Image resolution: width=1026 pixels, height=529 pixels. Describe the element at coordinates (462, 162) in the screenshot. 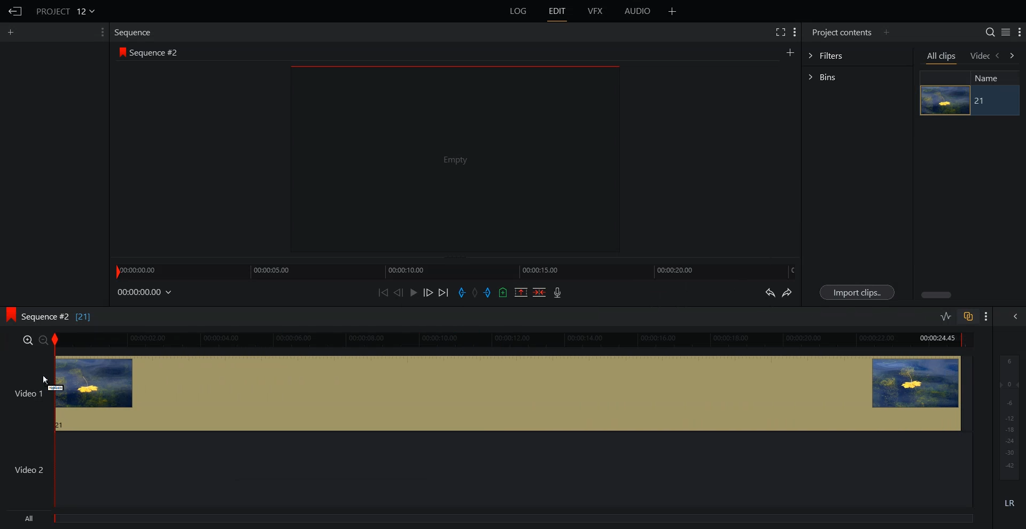

I see `Video Preview` at that location.